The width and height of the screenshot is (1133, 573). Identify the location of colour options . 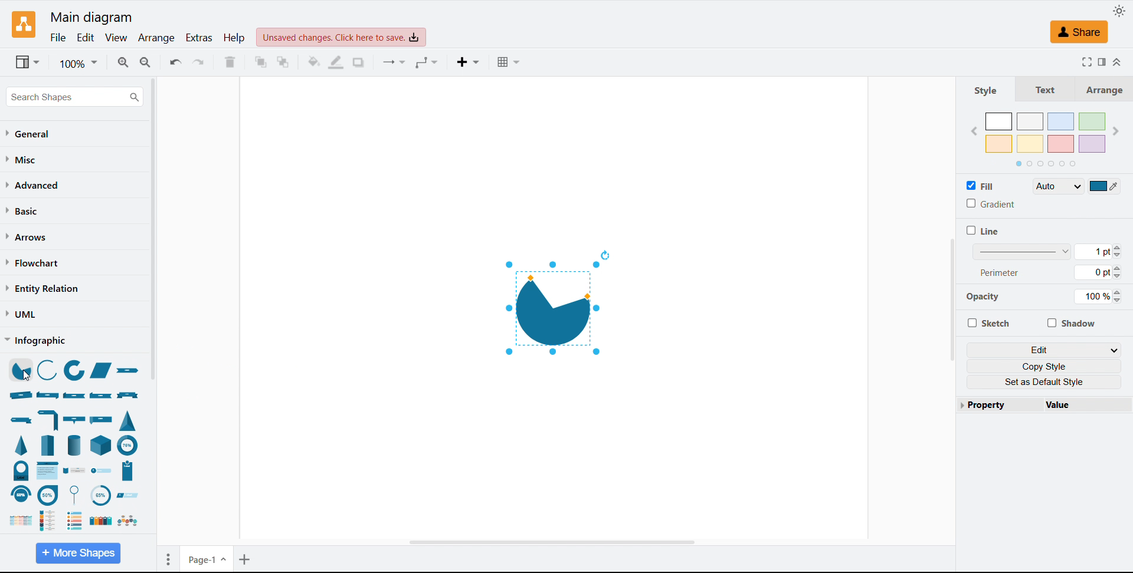
(1047, 132).